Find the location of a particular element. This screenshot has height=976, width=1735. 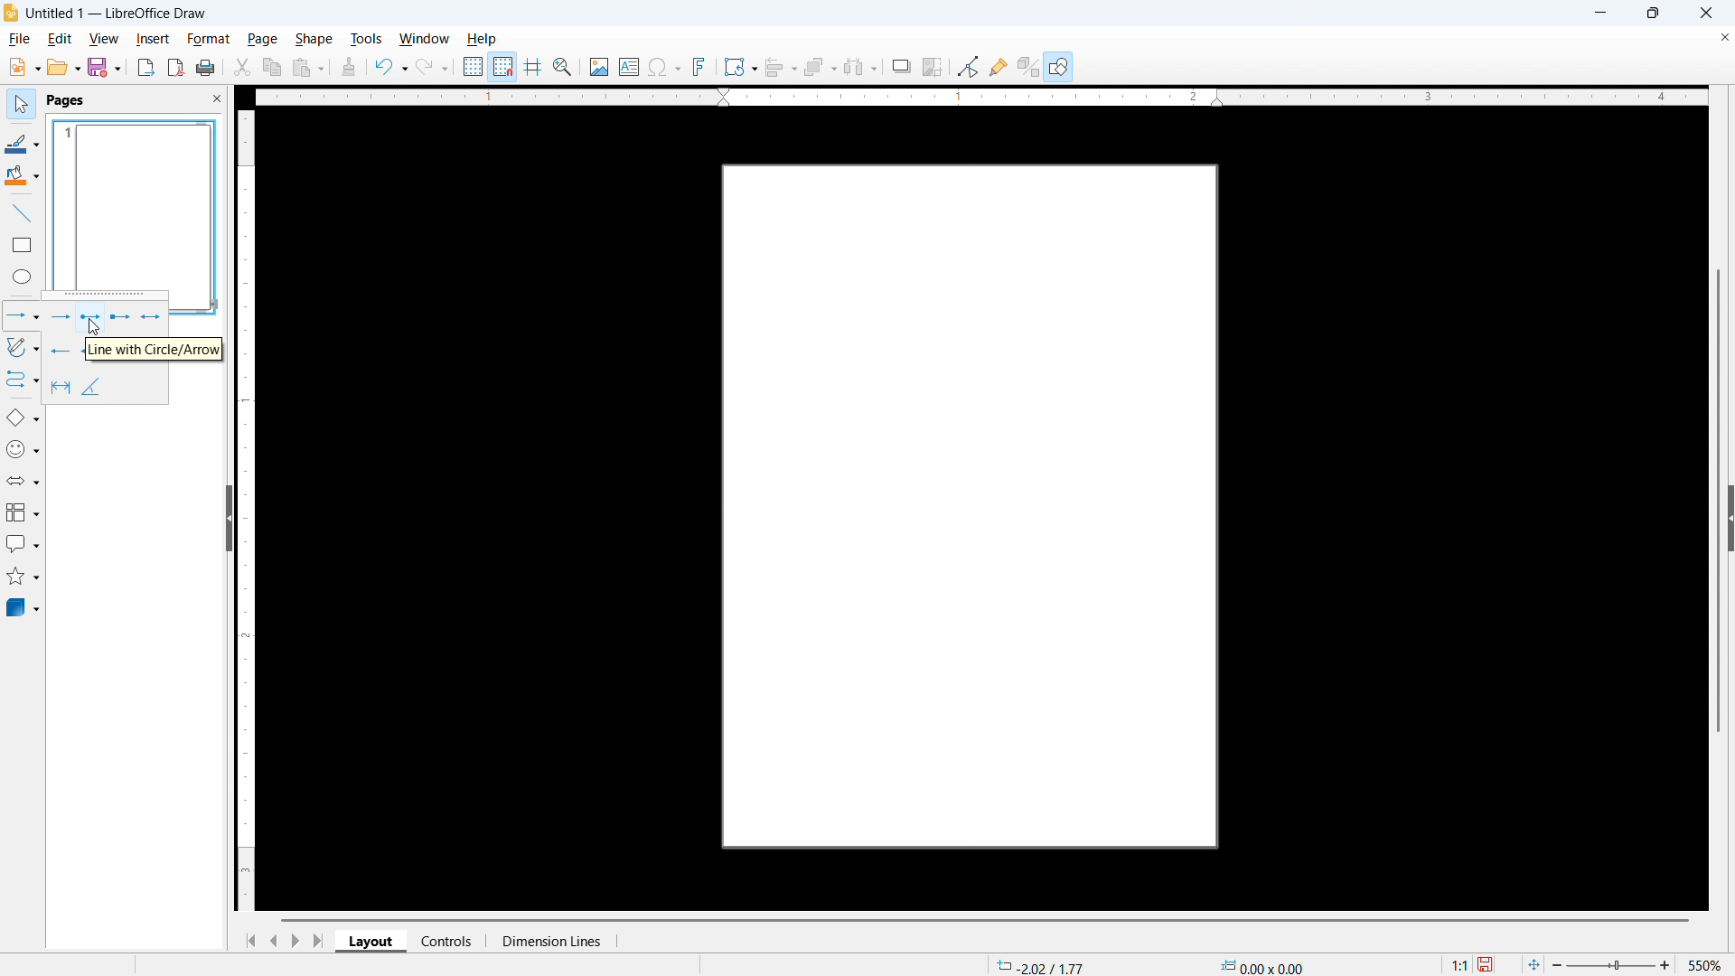

Expand panel  is located at coordinates (1730, 518).